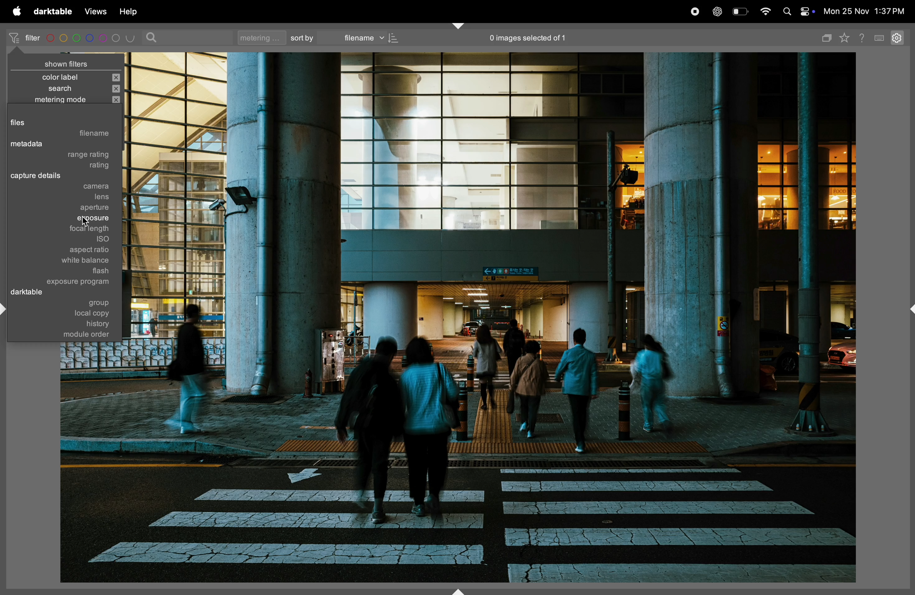 The height and width of the screenshot is (595, 915). I want to click on favourites, so click(847, 38).